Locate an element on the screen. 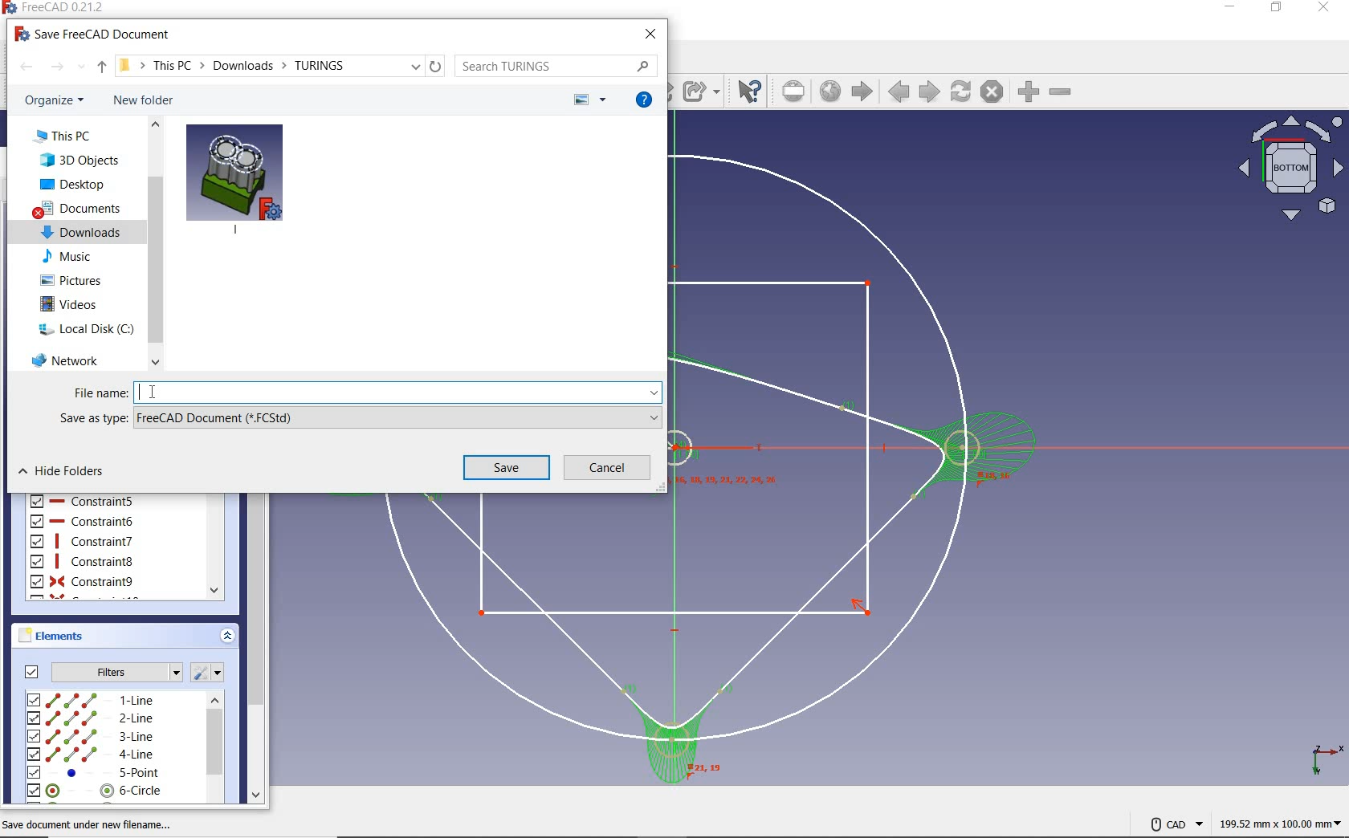 The width and height of the screenshot is (1349, 838). music is located at coordinates (66, 256).